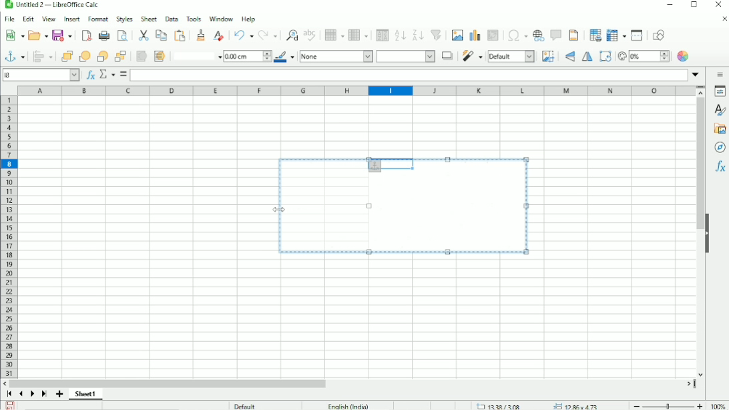  Describe the element at coordinates (158, 56) in the screenshot. I see `To background` at that location.